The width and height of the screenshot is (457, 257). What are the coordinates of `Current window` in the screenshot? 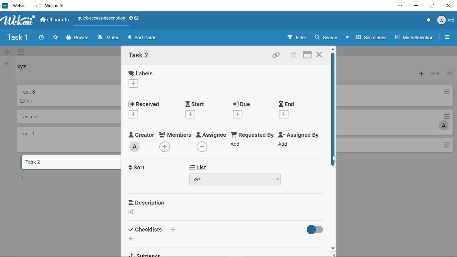 It's located at (33, 5).